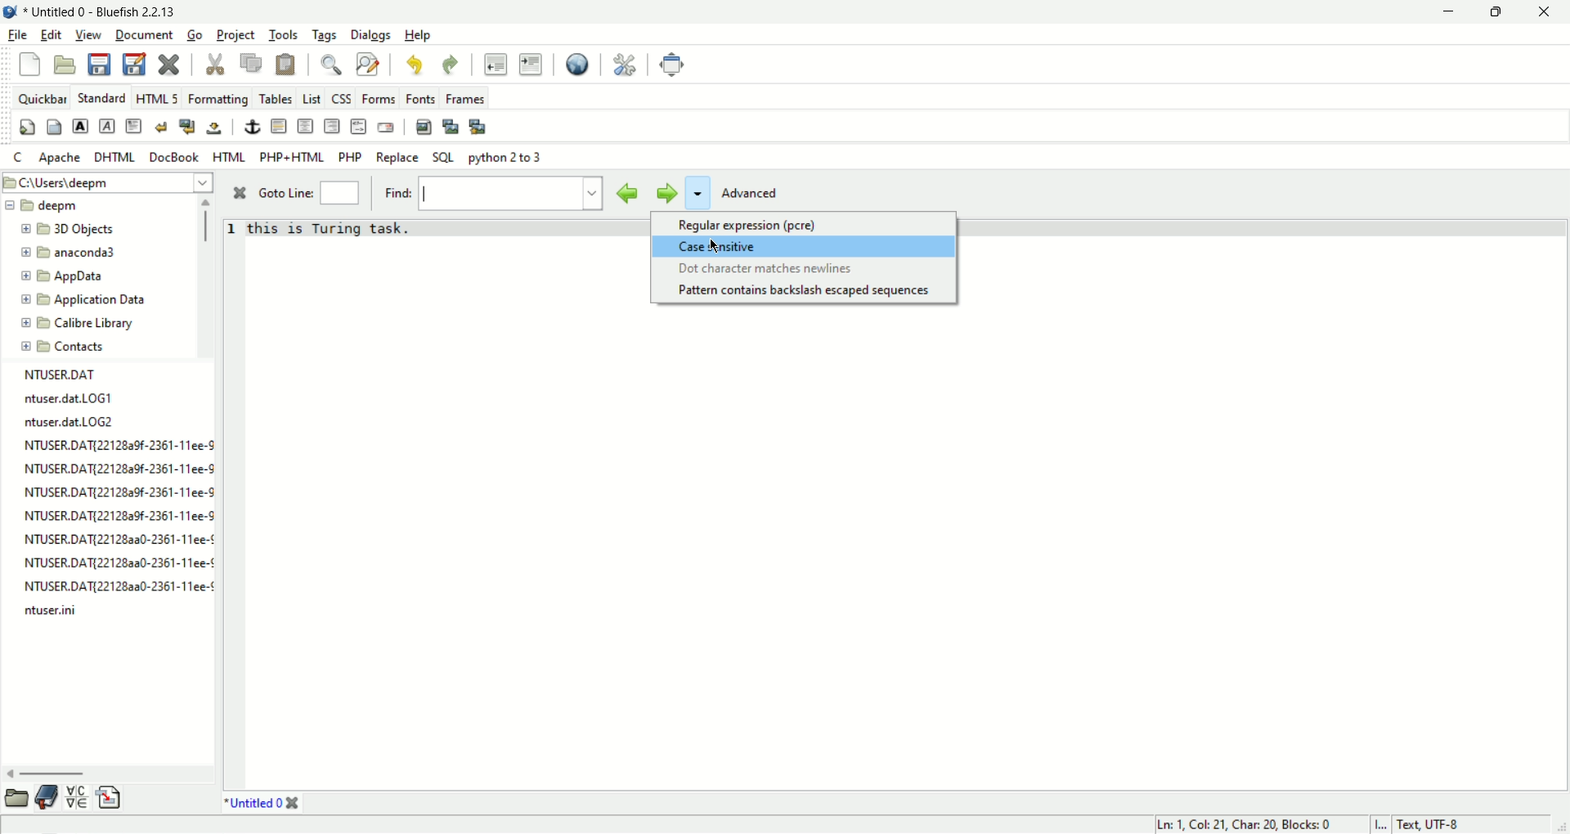 The image size is (1570, 834). Describe the element at coordinates (188, 128) in the screenshot. I see `break and clear` at that location.